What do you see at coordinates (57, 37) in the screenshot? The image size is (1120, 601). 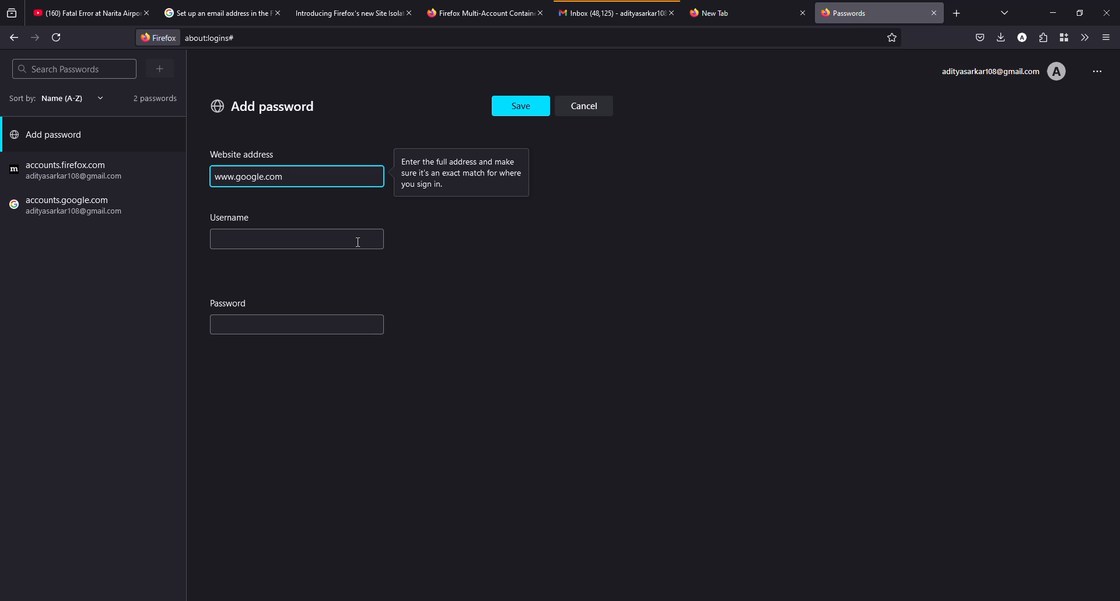 I see `refresh` at bounding box center [57, 37].